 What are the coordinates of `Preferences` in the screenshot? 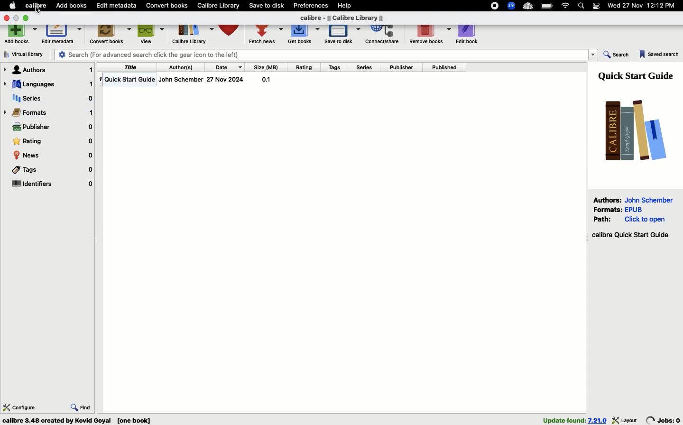 It's located at (312, 5).